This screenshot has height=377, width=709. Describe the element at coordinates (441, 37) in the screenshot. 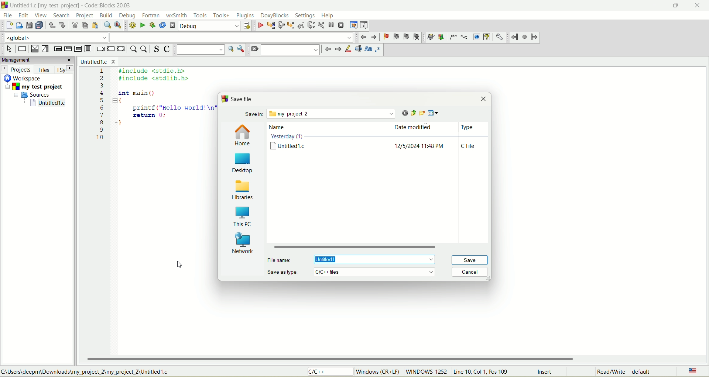

I see `extract documentation` at that location.